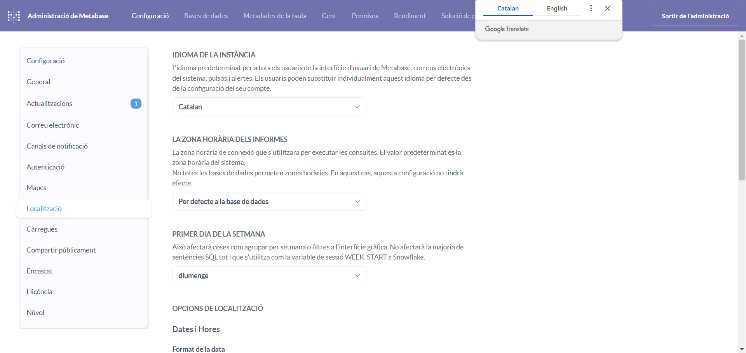 This screenshot has width=746, height=353. I want to click on google translate, so click(549, 29).